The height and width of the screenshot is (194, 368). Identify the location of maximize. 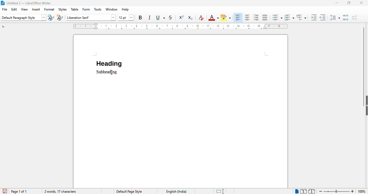
(349, 2).